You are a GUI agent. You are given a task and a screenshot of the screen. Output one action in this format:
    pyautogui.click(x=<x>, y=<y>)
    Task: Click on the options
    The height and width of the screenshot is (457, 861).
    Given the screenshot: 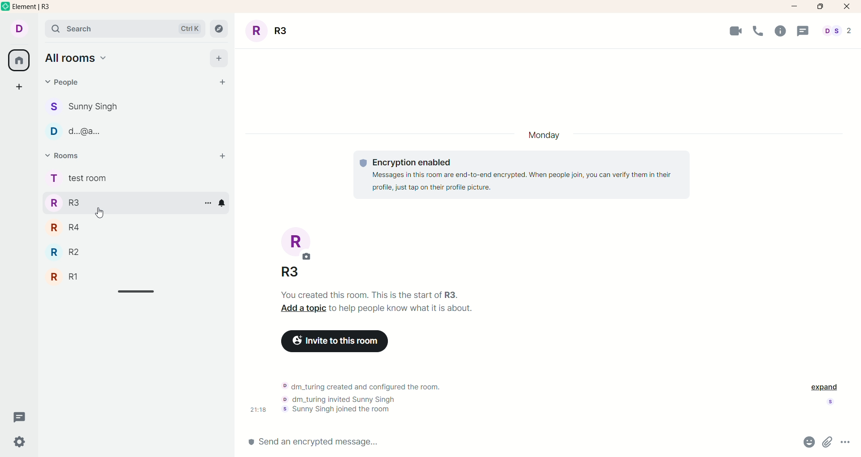 What is the action you would take?
    pyautogui.click(x=847, y=442)
    